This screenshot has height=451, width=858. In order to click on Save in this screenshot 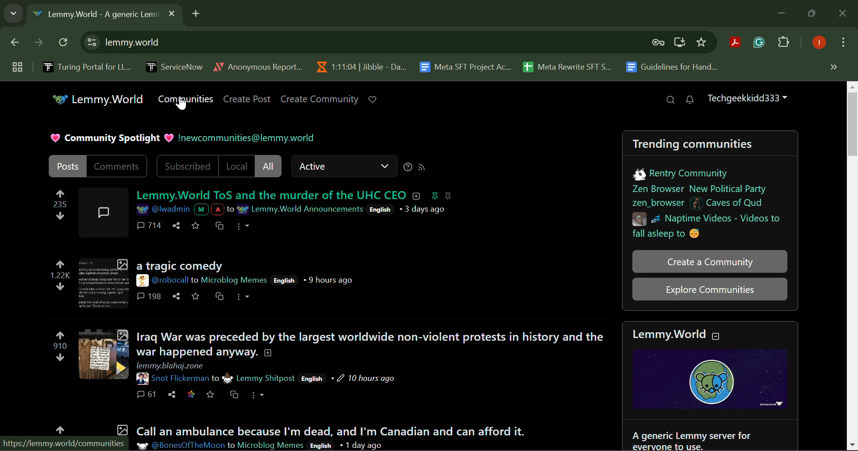, I will do `click(196, 296)`.